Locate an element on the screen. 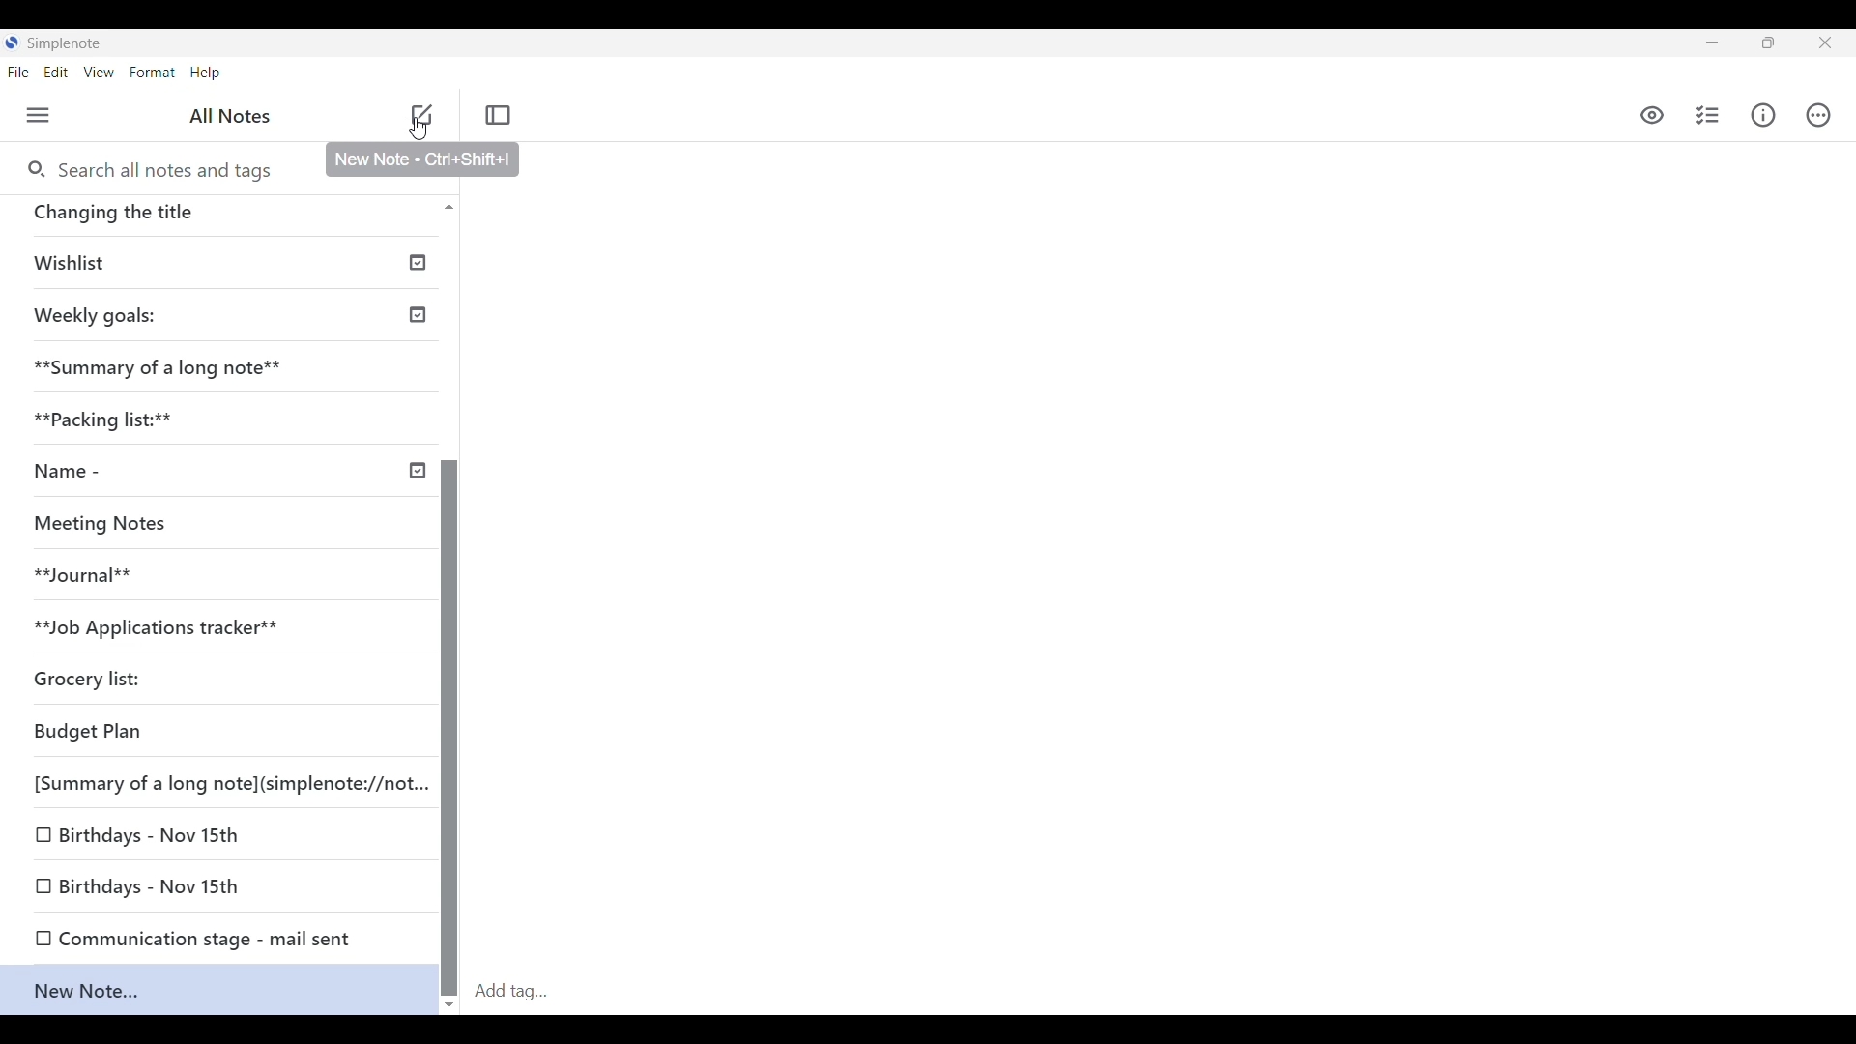 The height and width of the screenshot is (1044, 1856). Summary of a long note is located at coordinates (155, 366).